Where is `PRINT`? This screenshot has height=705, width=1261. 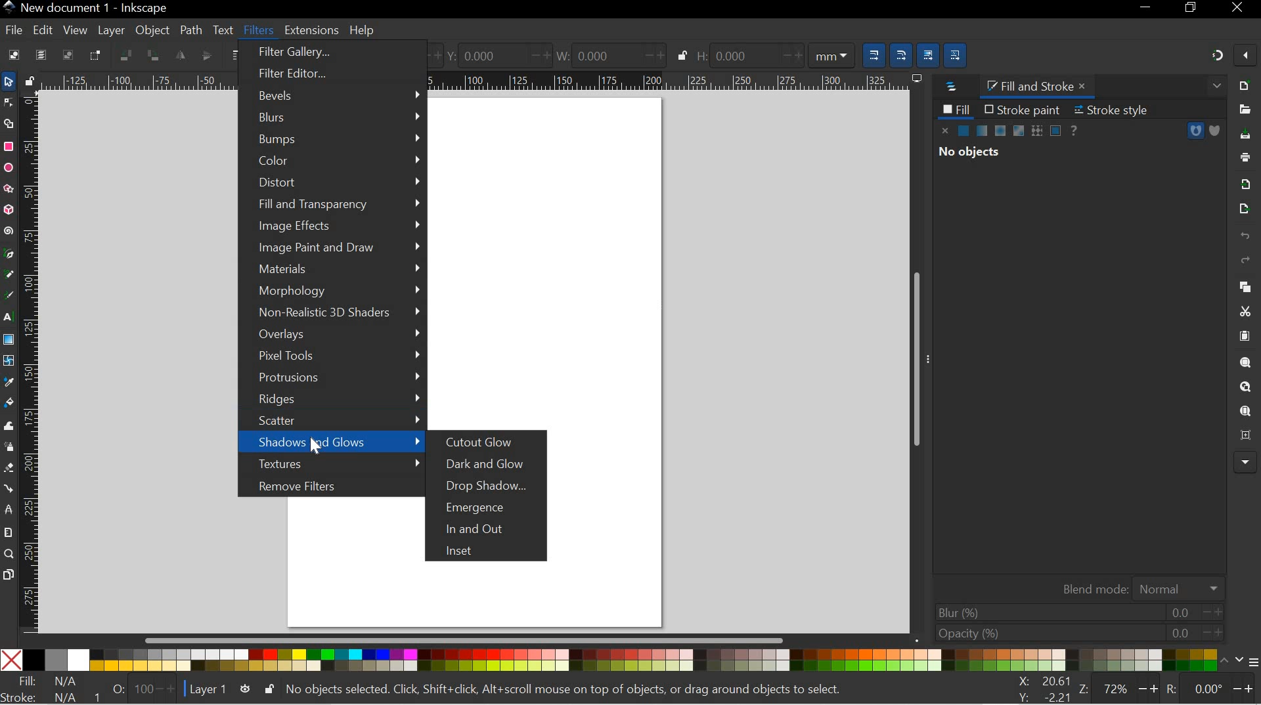
PRINT is located at coordinates (1248, 156).